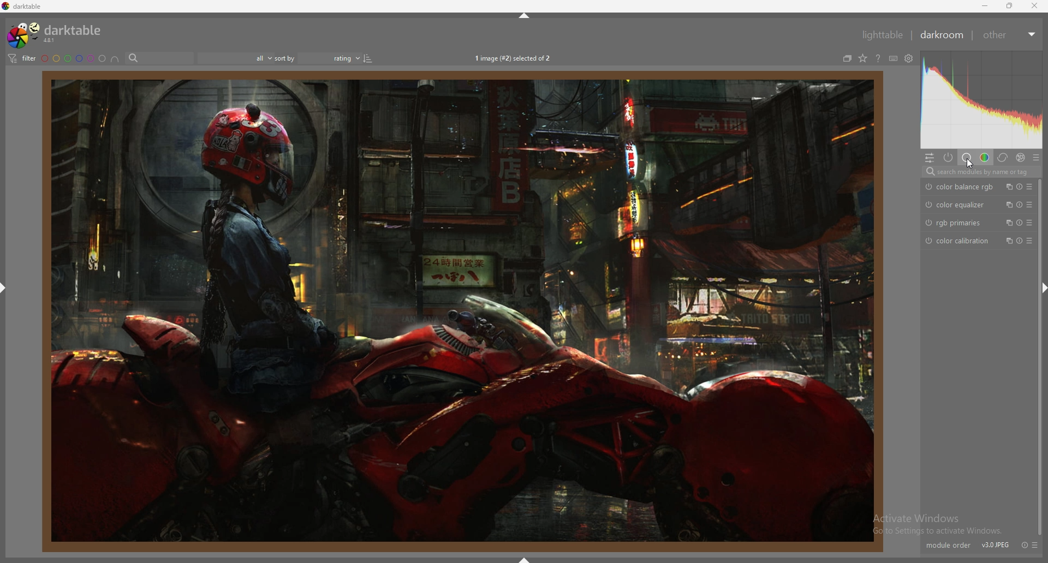 The image size is (1048, 563). Describe the element at coordinates (523, 556) in the screenshot. I see `hide` at that location.